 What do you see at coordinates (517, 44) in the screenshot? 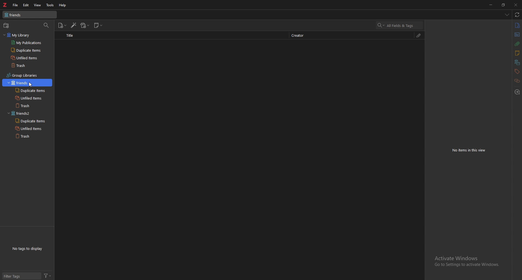
I see `attachments` at bounding box center [517, 44].